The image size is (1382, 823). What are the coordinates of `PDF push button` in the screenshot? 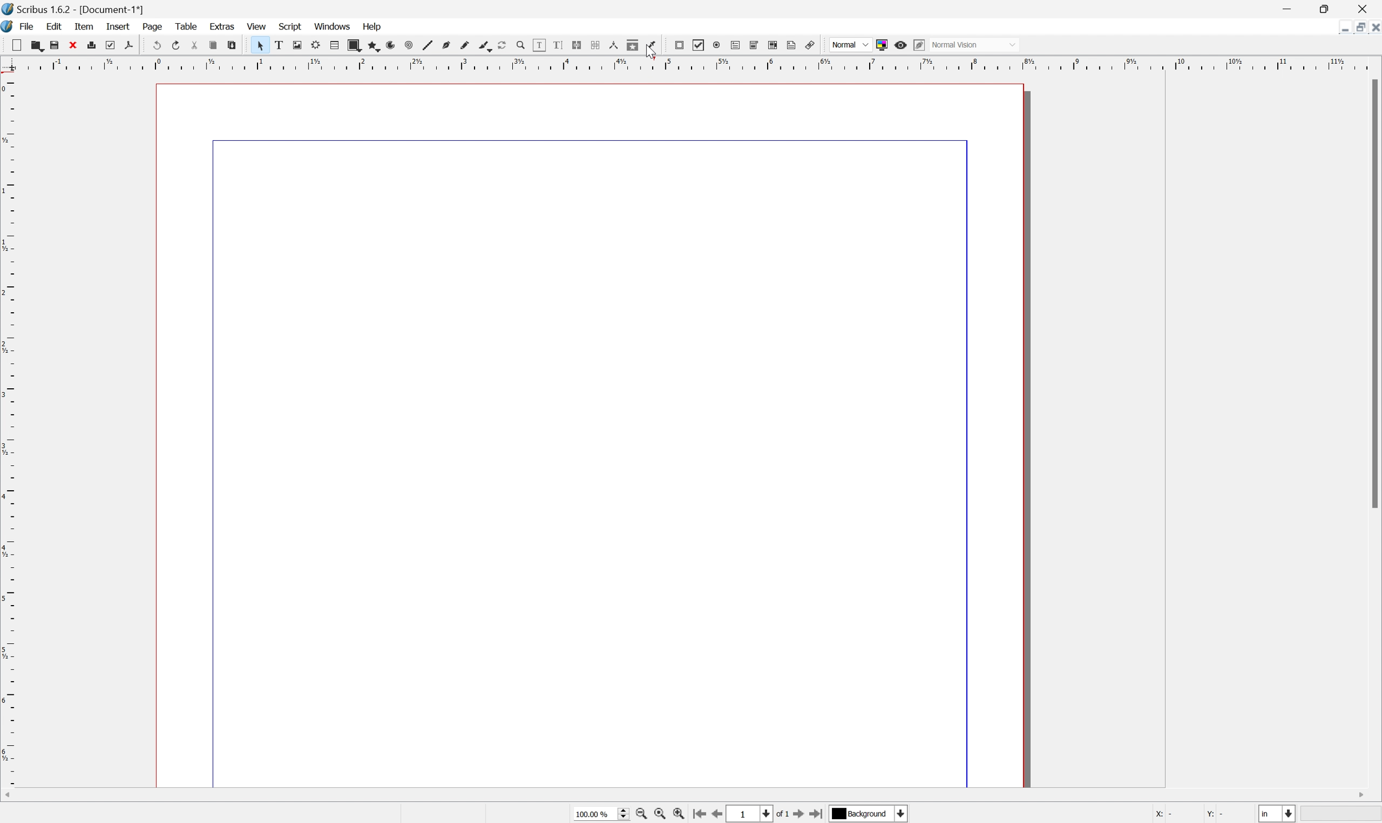 It's located at (678, 45).